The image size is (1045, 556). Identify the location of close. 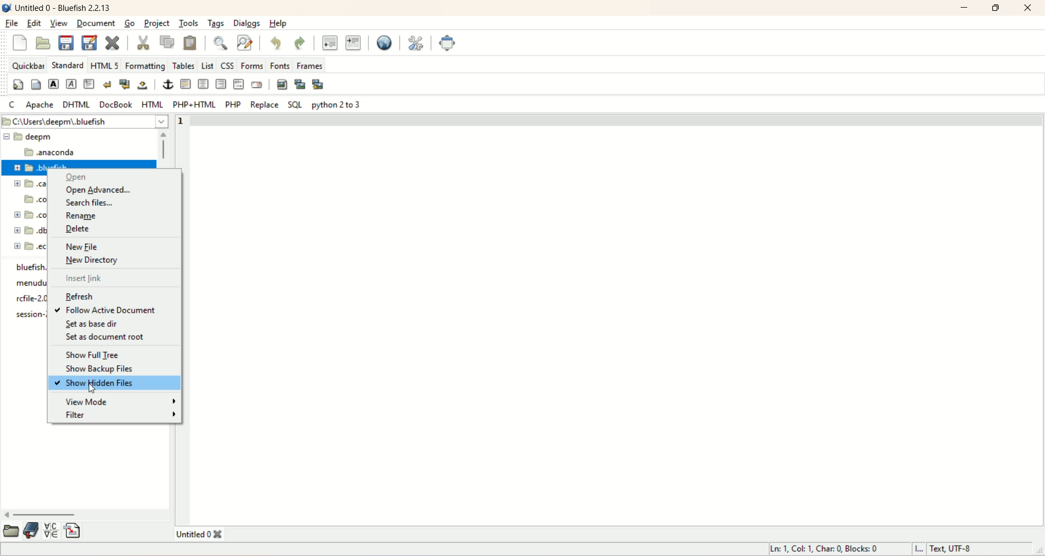
(19, 44).